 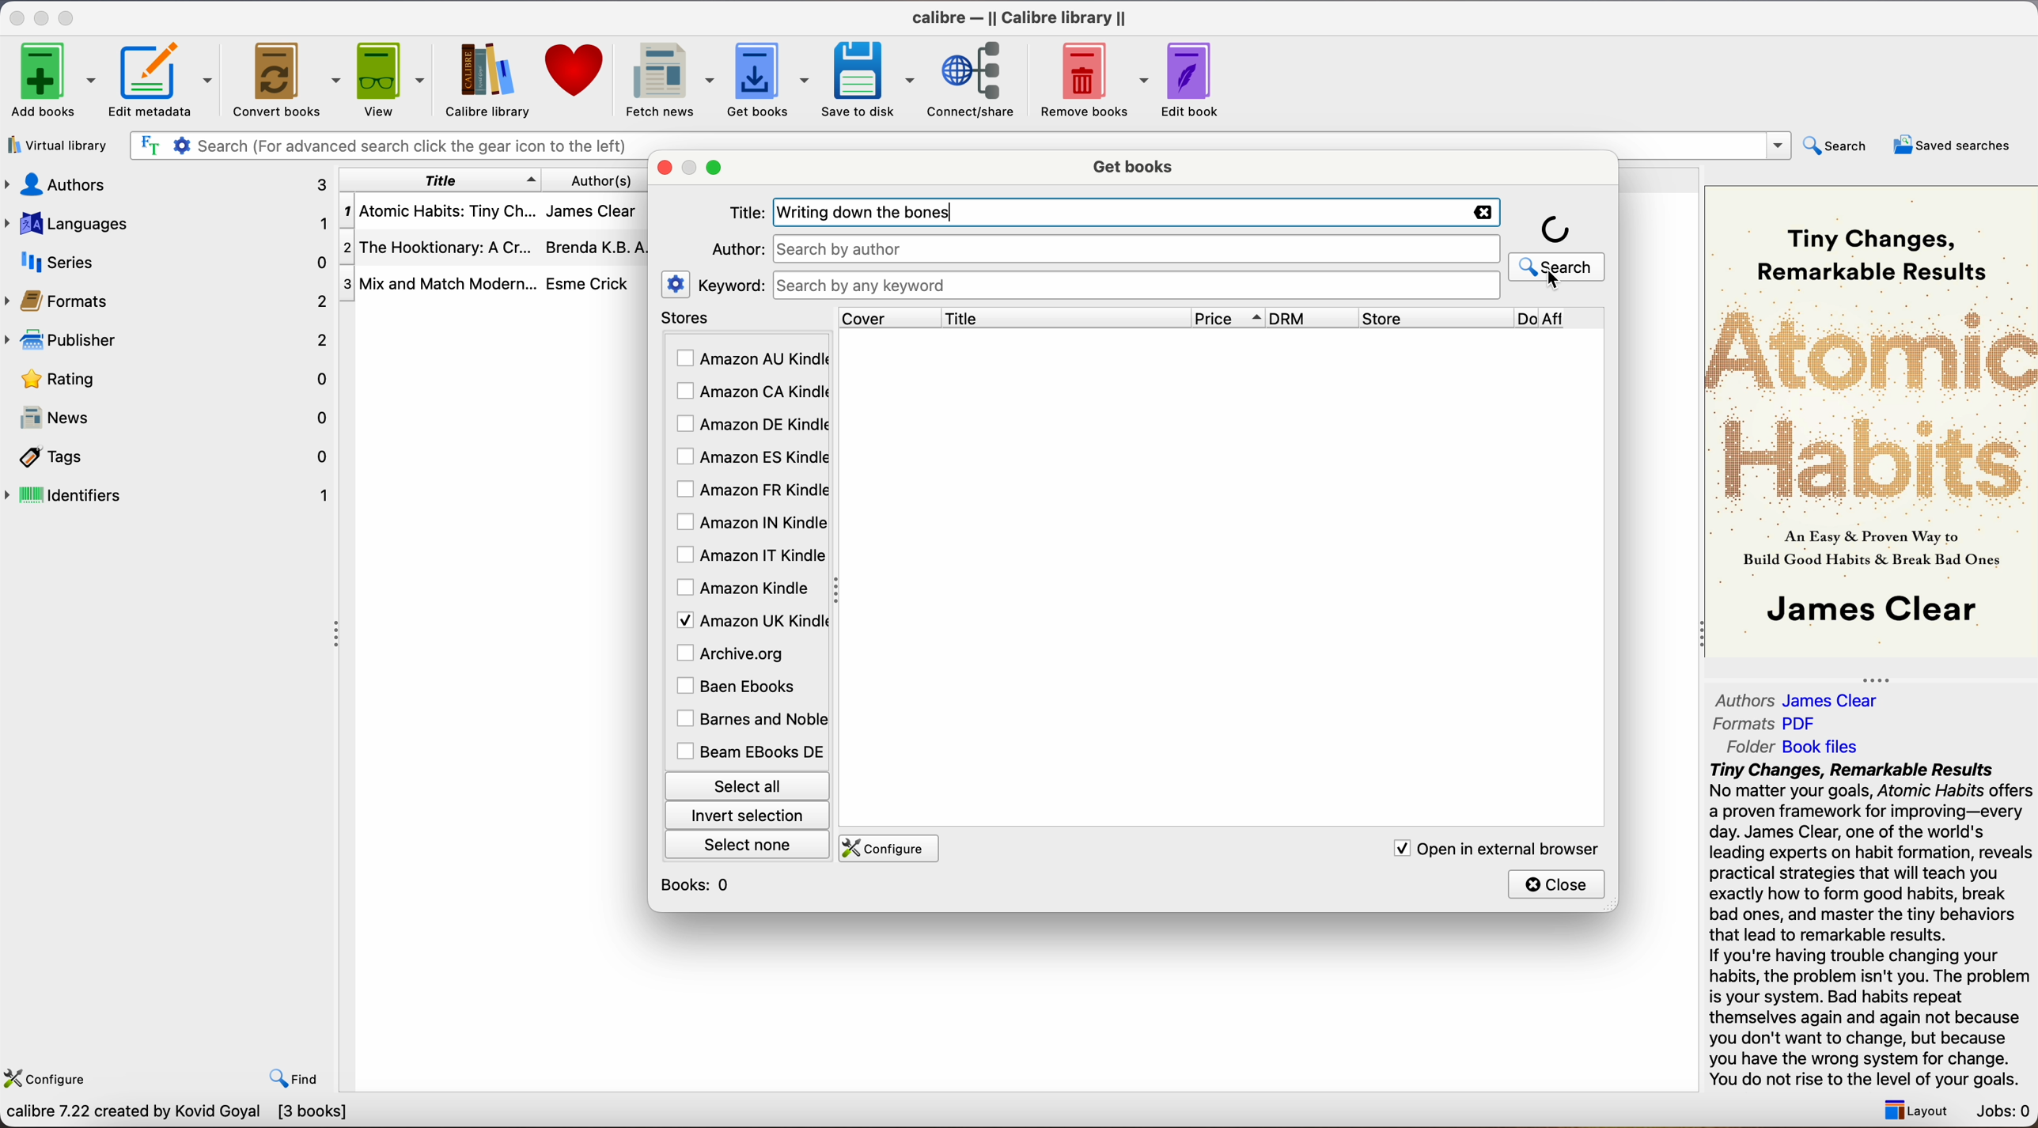 I want to click on barnes and noble, so click(x=748, y=720).